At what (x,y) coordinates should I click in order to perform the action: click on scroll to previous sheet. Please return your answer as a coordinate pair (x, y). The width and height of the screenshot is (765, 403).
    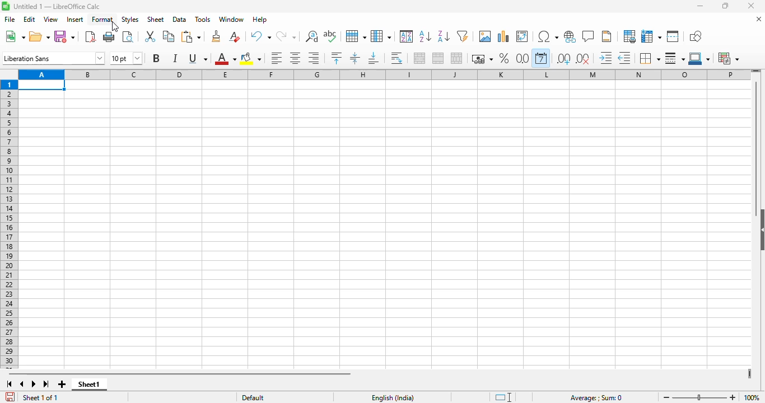
    Looking at the image, I should click on (22, 384).